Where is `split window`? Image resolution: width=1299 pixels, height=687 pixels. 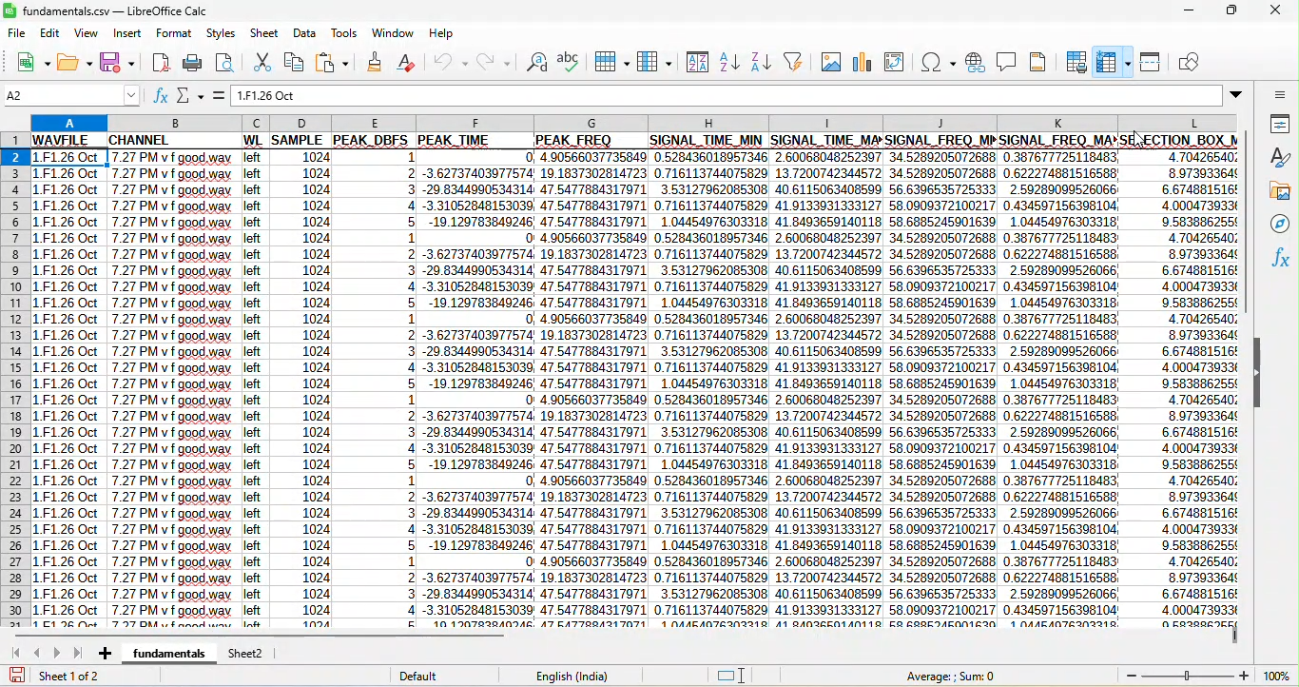
split window is located at coordinates (1156, 62).